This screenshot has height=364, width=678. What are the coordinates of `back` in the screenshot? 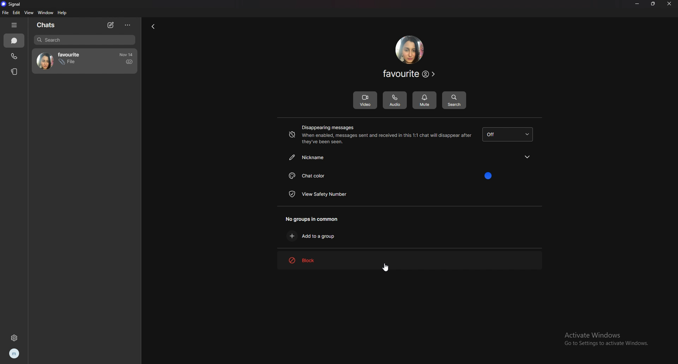 It's located at (153, 26).